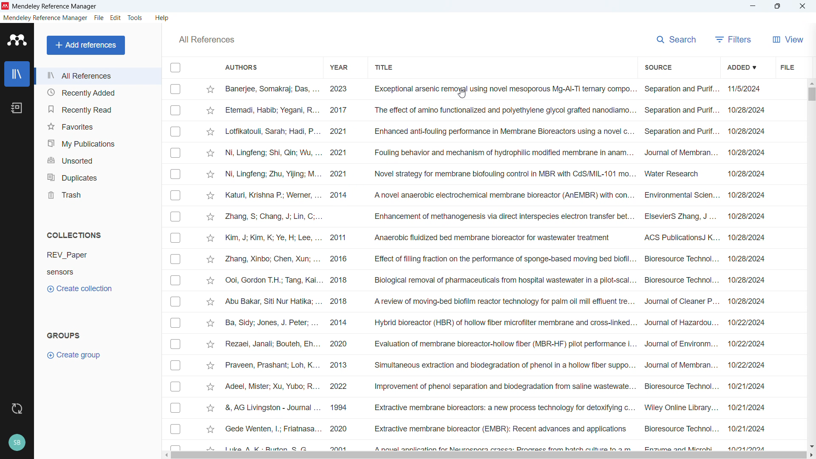  What do you see at coordinates (501, 257) in the screenshot?
I see `effect of filling on the performance of sponge-based moving bed biofil` at bounding box center [501, 257].